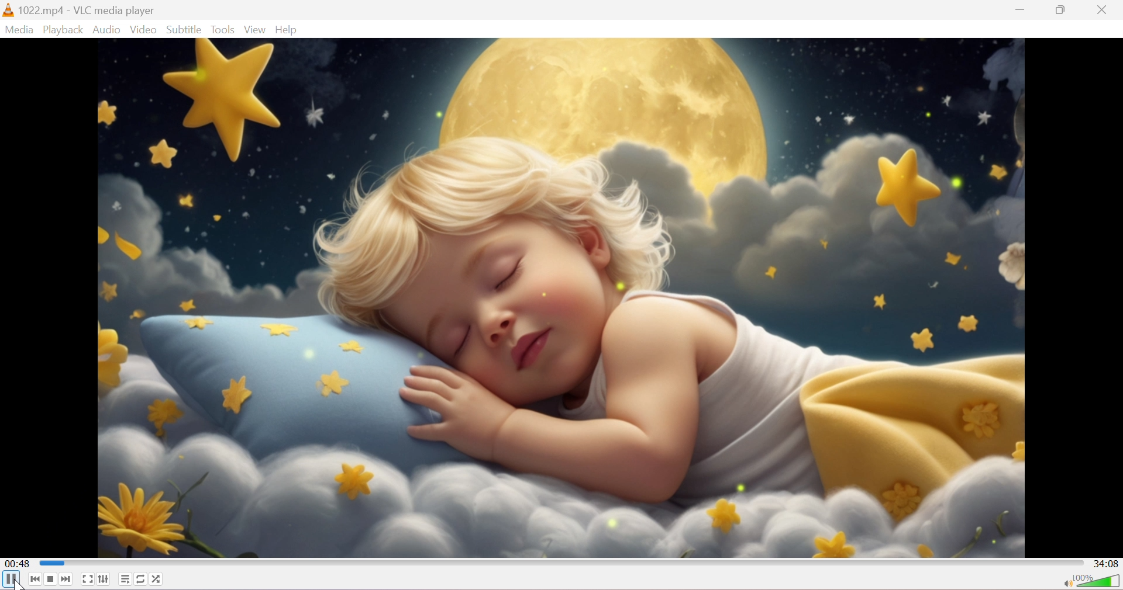 The height and width of the screenshot is (590, 1123). I want to click on playback, so click(560, 297).